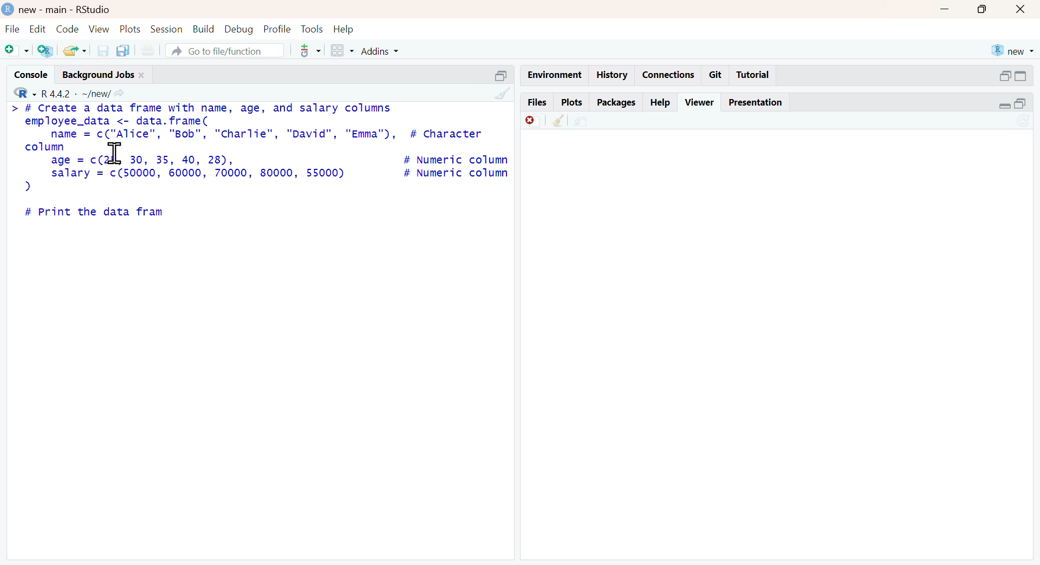  Describe the element at coordinates (45, 51) in the screenshot. I see `Create new Project` at that location.